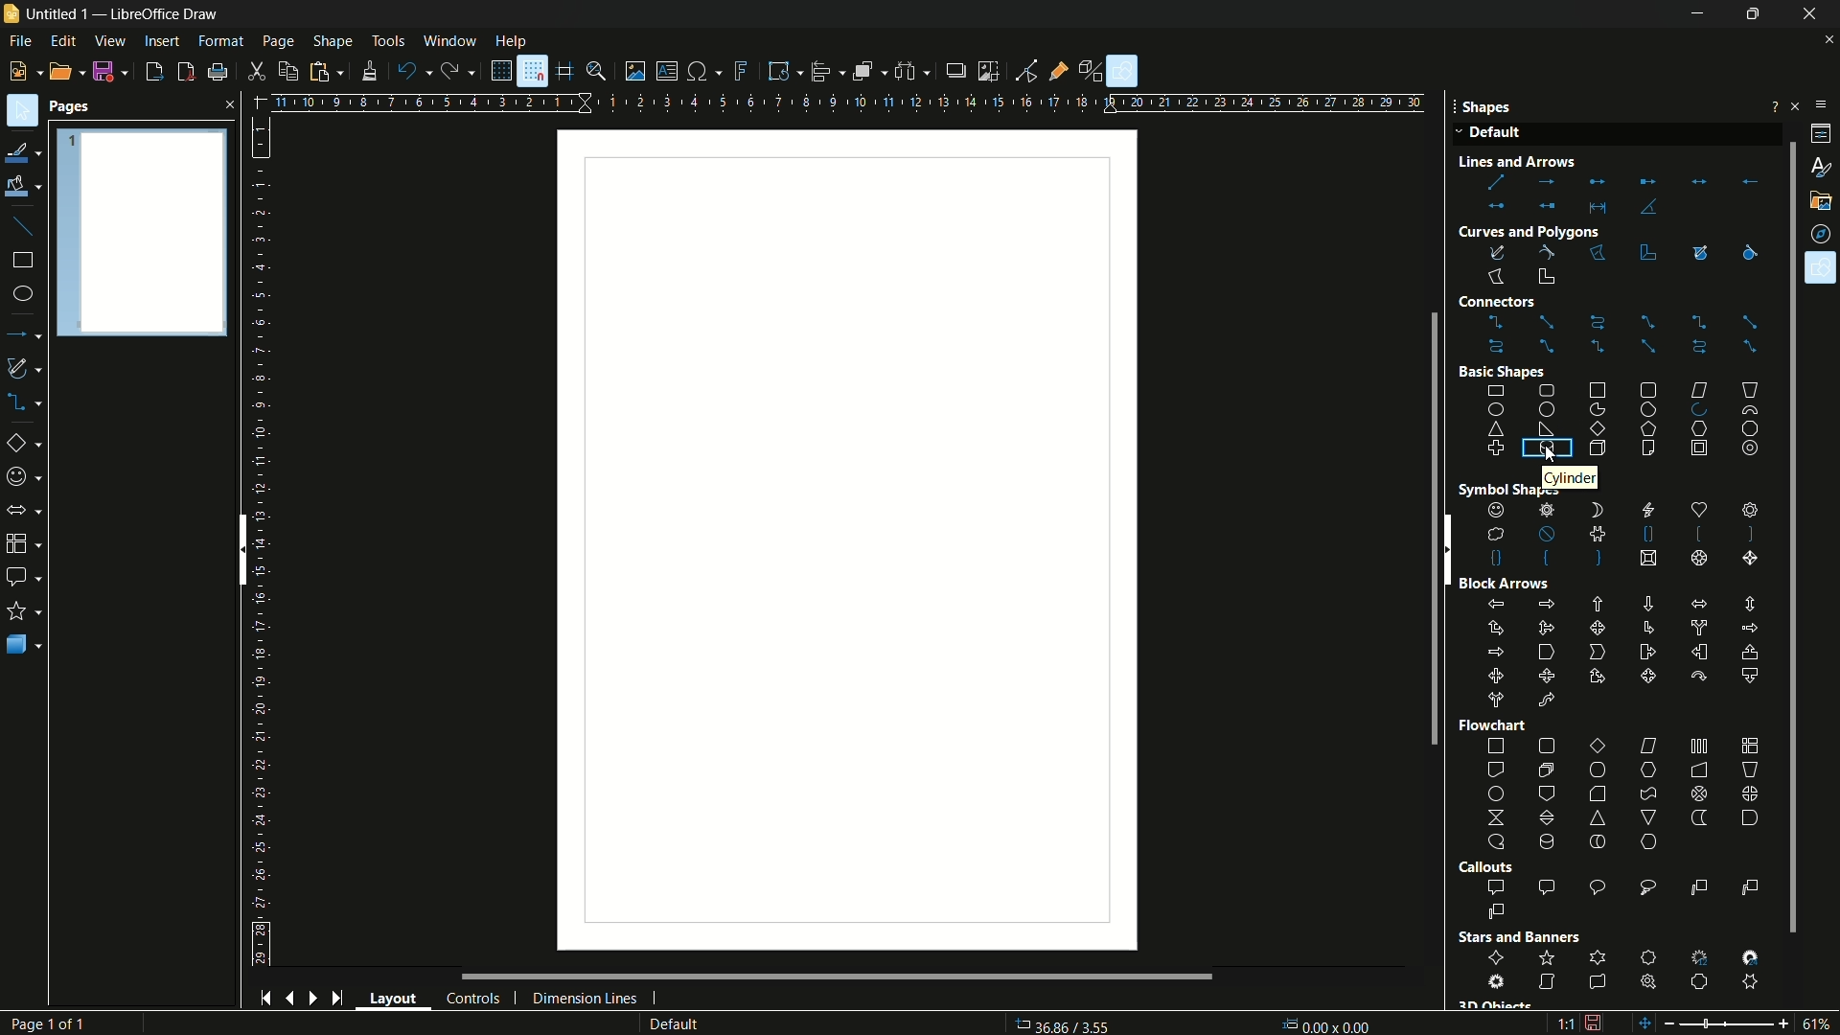  What do you see at coordinates (1822, 277) in the screenshot?
I see `Cursor` at bounding box center [1822, 277].